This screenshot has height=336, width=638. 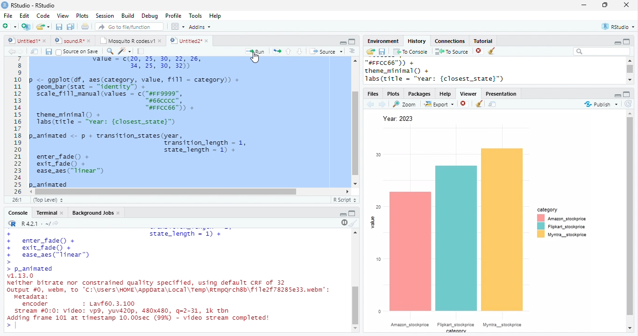 I want to click on Fipkart_stockprice, so click(x=567, y=226).